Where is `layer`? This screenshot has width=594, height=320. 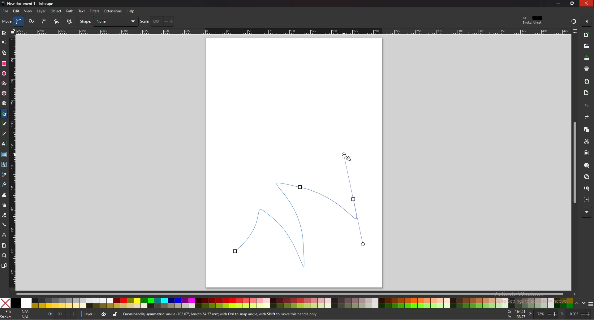 layer is located at coordinates (41, 11).